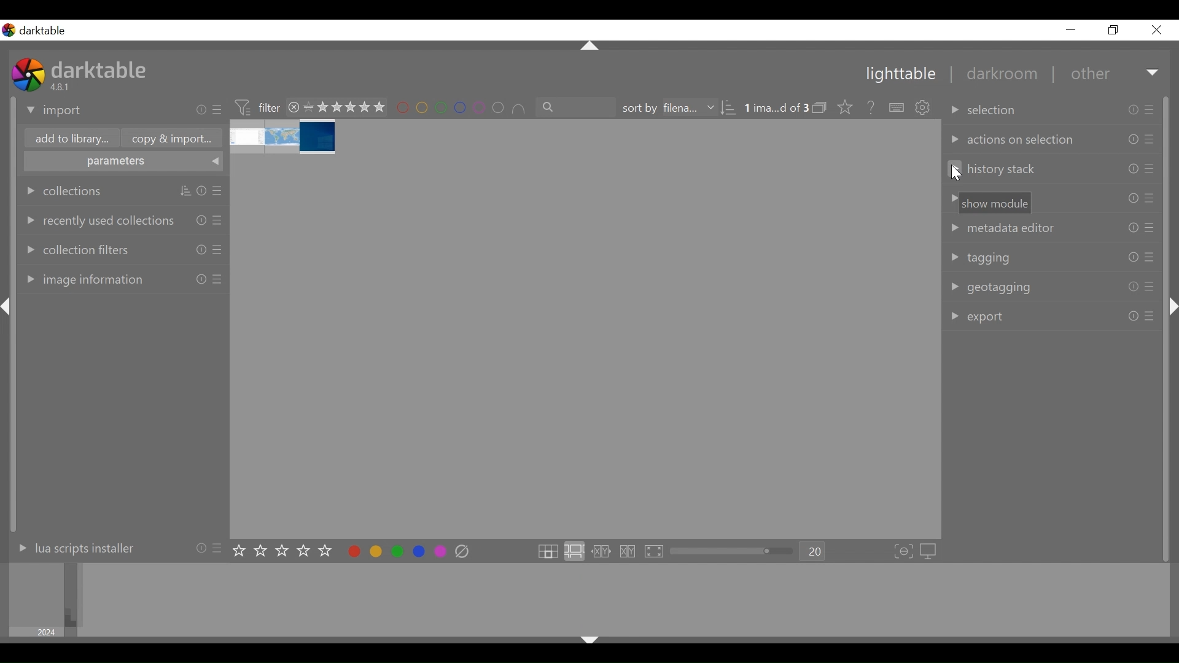  I want to click on Collapse , so click(9, 307).